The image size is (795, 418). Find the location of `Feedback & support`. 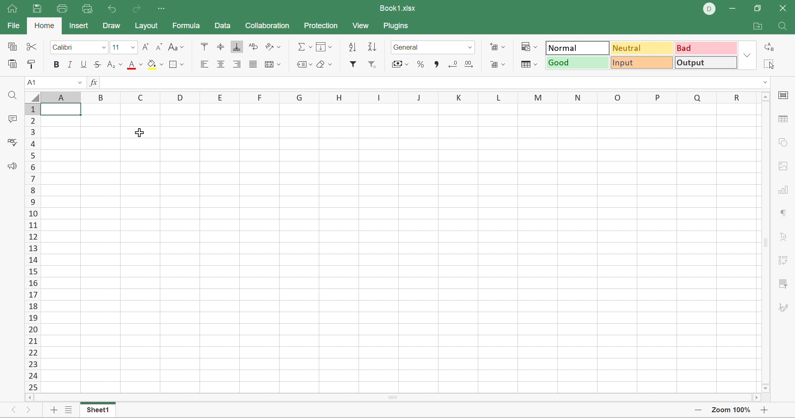

Feedback & support is located at coordinates (14, 167).